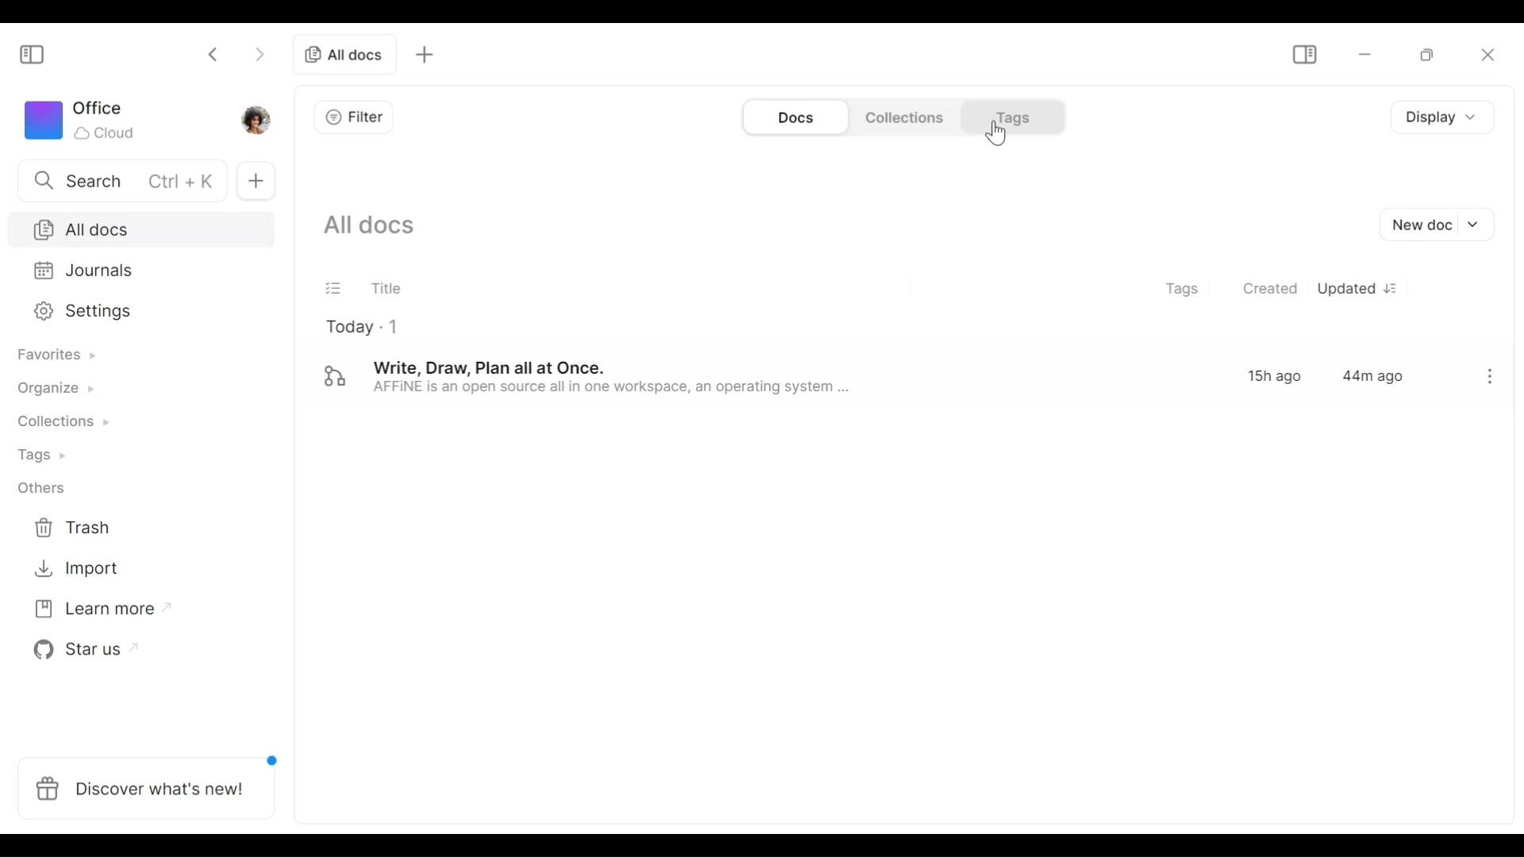  I want to click on Write, Draw, Plan all at Once, so click(617, 379).